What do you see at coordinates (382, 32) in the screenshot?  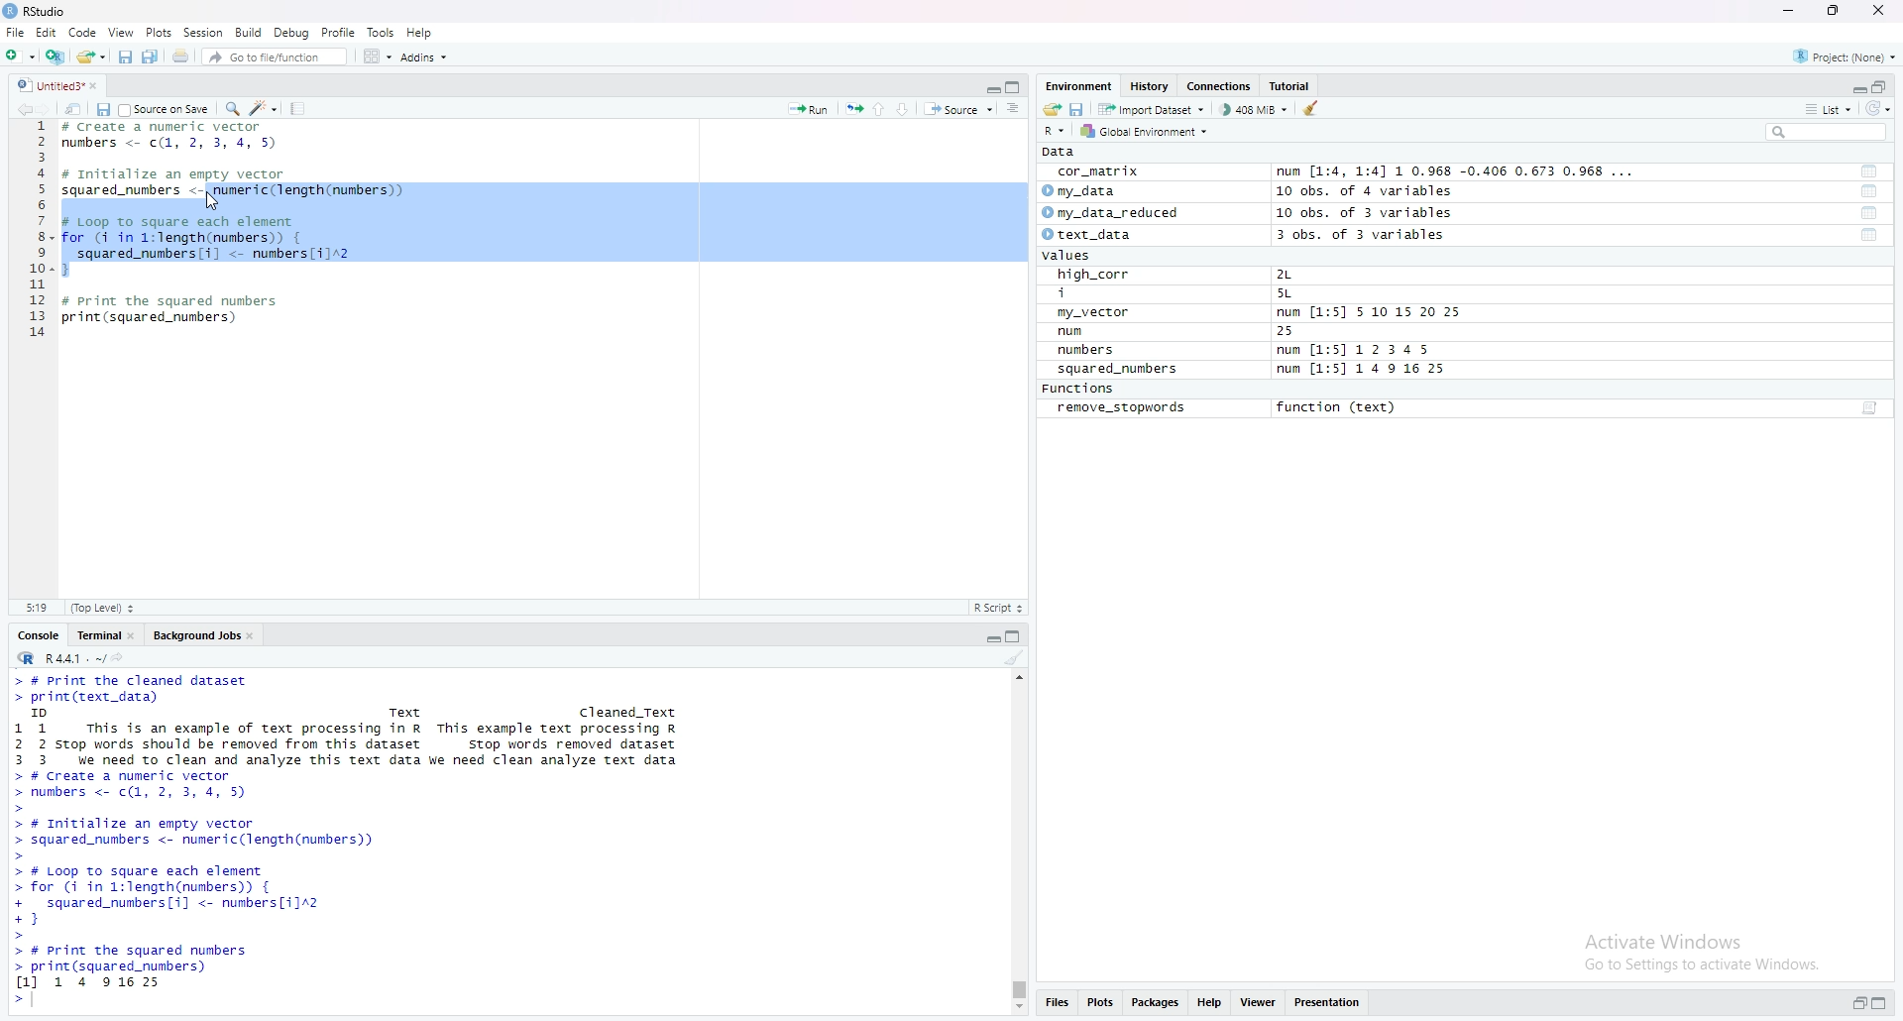 I see `Tools` at bounding box center [382, 32].